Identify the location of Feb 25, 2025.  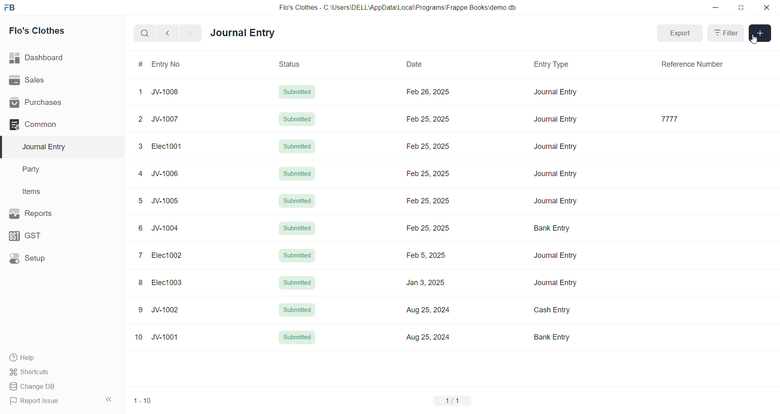
(427, 120).